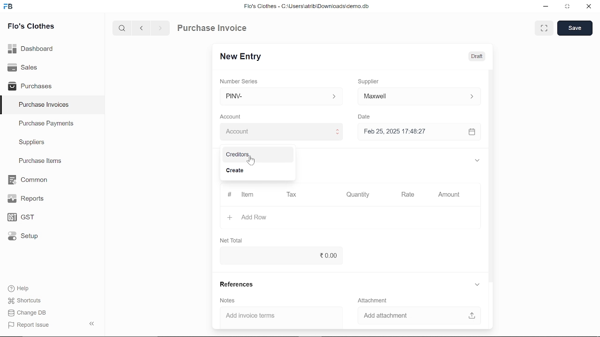 The height and width of the screenshot is (337, 600). Describe the element at coordinates (367, 117) in the screenshot. I see `Date` at that location.